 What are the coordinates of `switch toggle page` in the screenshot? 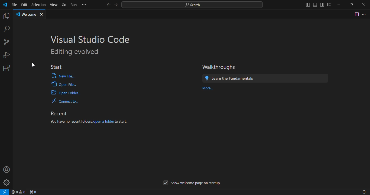 It's located at (356, 14).